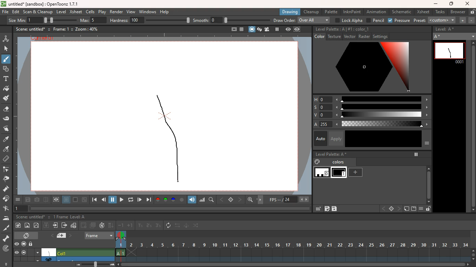  Describe the element at coordinates (32, 244) in the screenshot. I see `unlock` at that location.